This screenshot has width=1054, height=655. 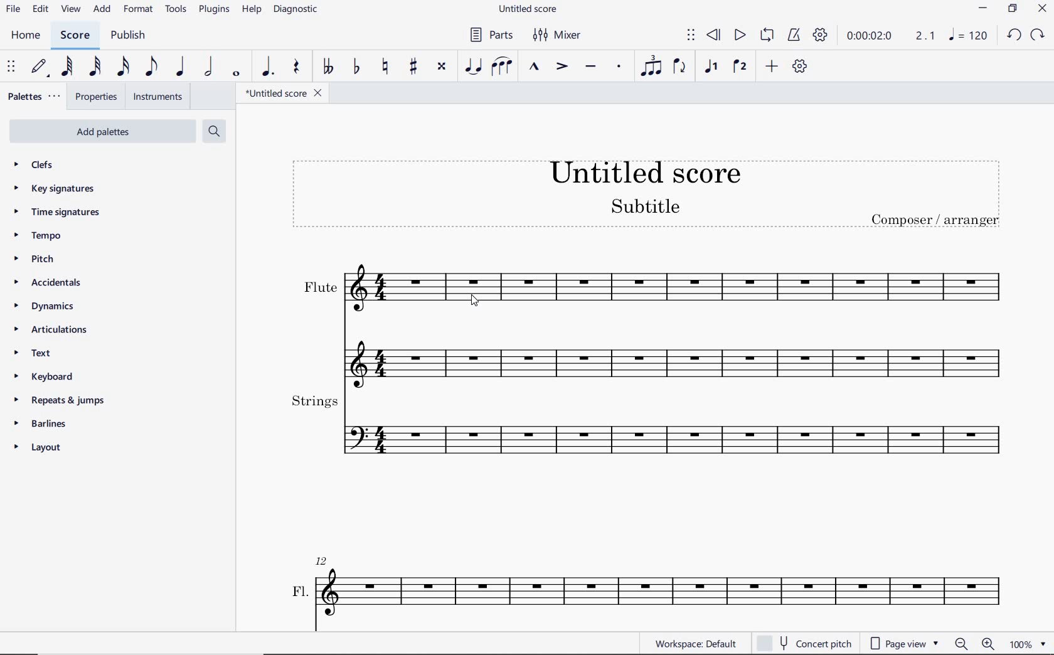 What do you see at coordinates (413, 65) in the screenshot?
I see `TOGGLE SHARP` at bounding box center [413, 65].